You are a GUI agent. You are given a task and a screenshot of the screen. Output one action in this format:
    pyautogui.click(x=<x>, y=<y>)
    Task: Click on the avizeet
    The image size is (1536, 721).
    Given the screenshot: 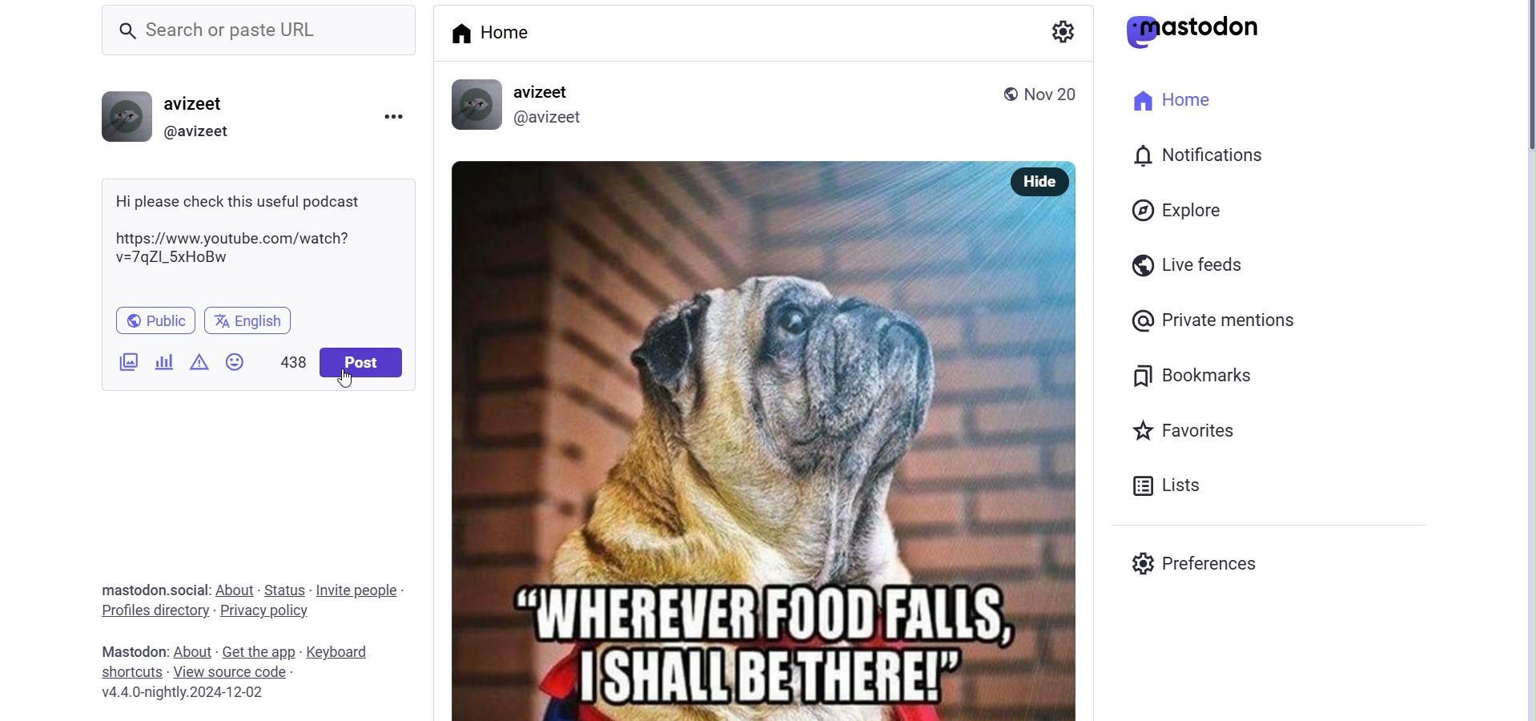 What is the action you would take?
    pyautogui.click(x=546, y=92)
    